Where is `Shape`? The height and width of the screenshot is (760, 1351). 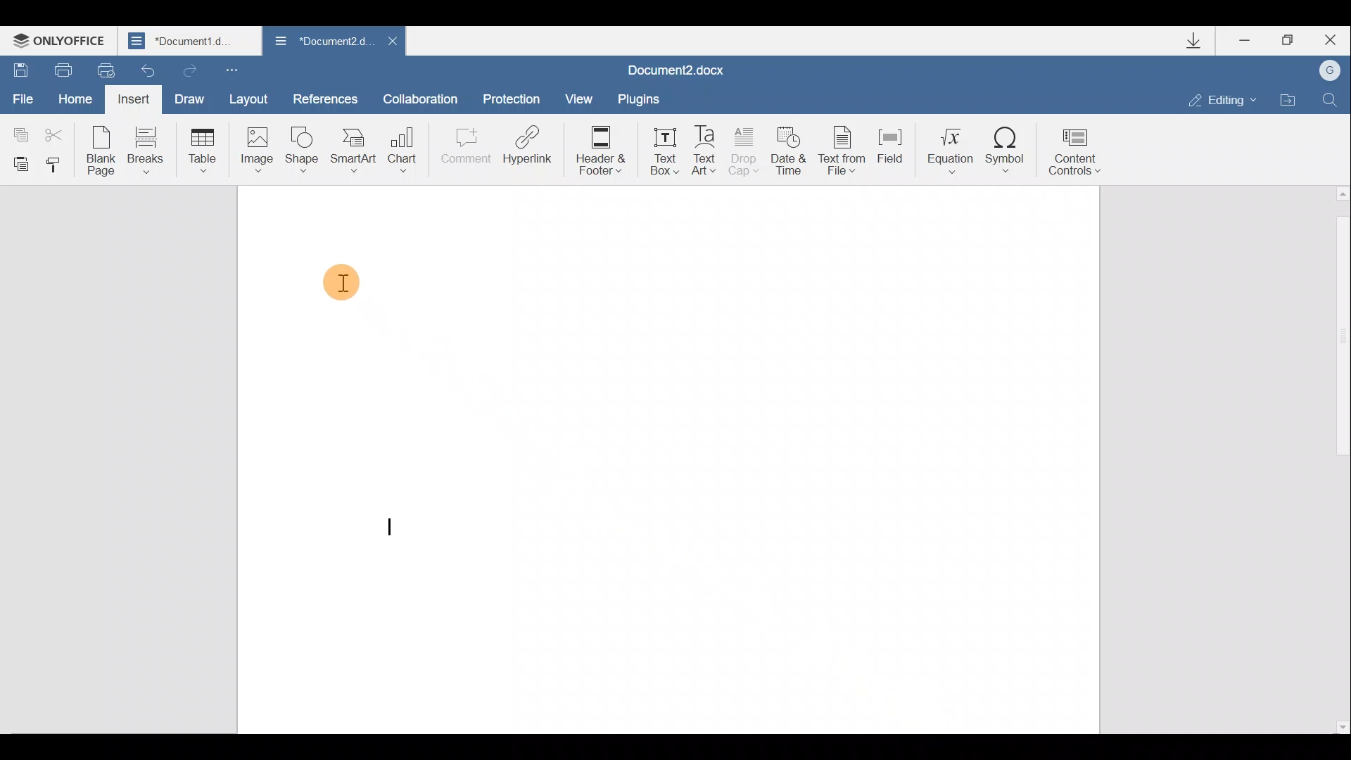
Shape is located at coordinates (300, 151).